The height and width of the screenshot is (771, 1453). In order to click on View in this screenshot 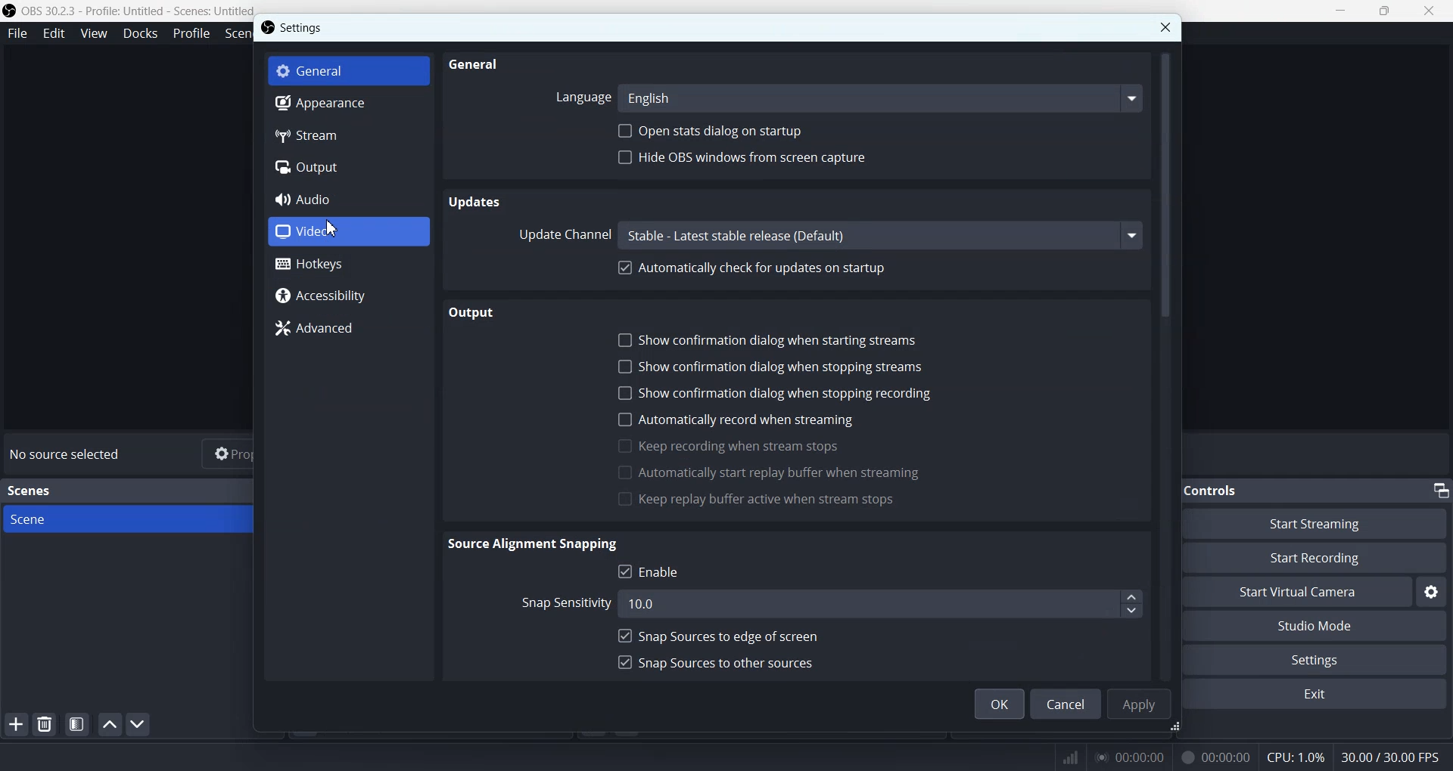, I will do `click(93, 33)`.